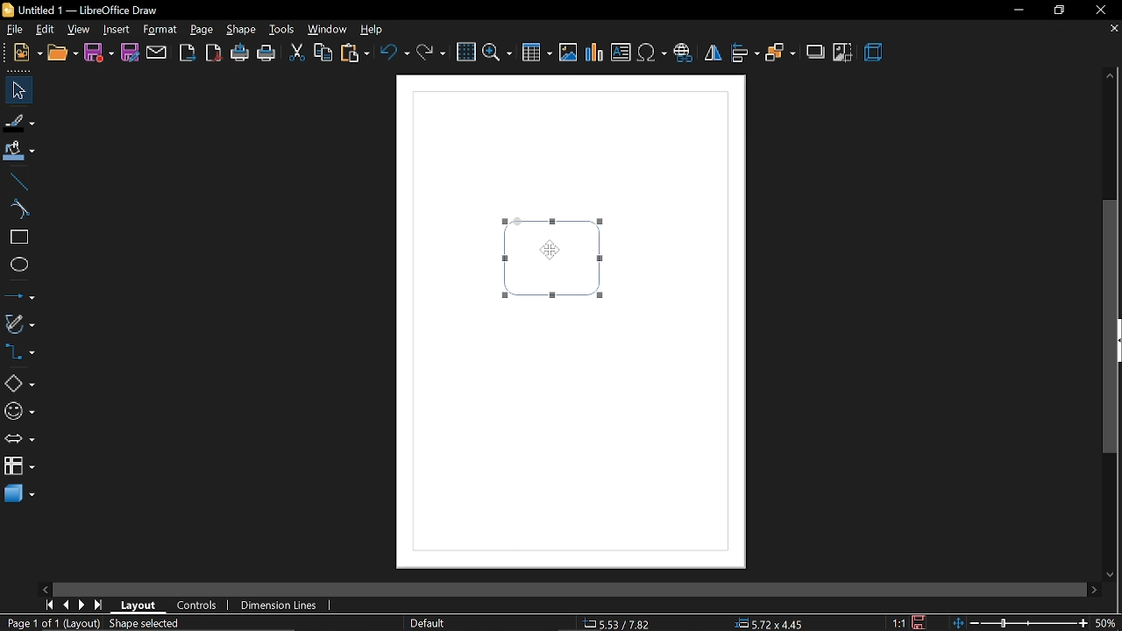  I want to click on save, so click(919, 622).